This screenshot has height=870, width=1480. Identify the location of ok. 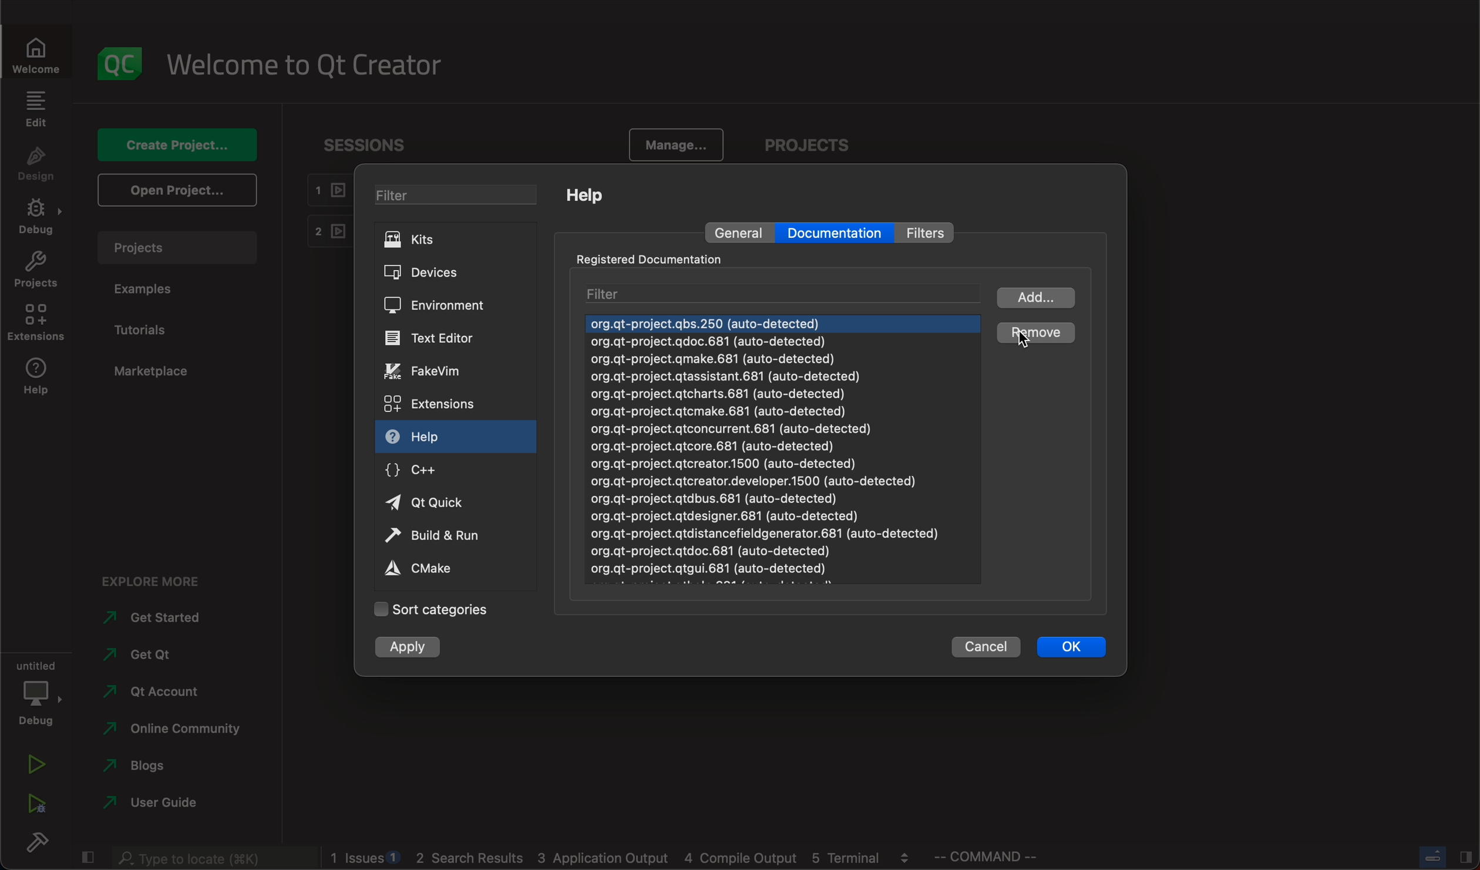
(1070, 647).